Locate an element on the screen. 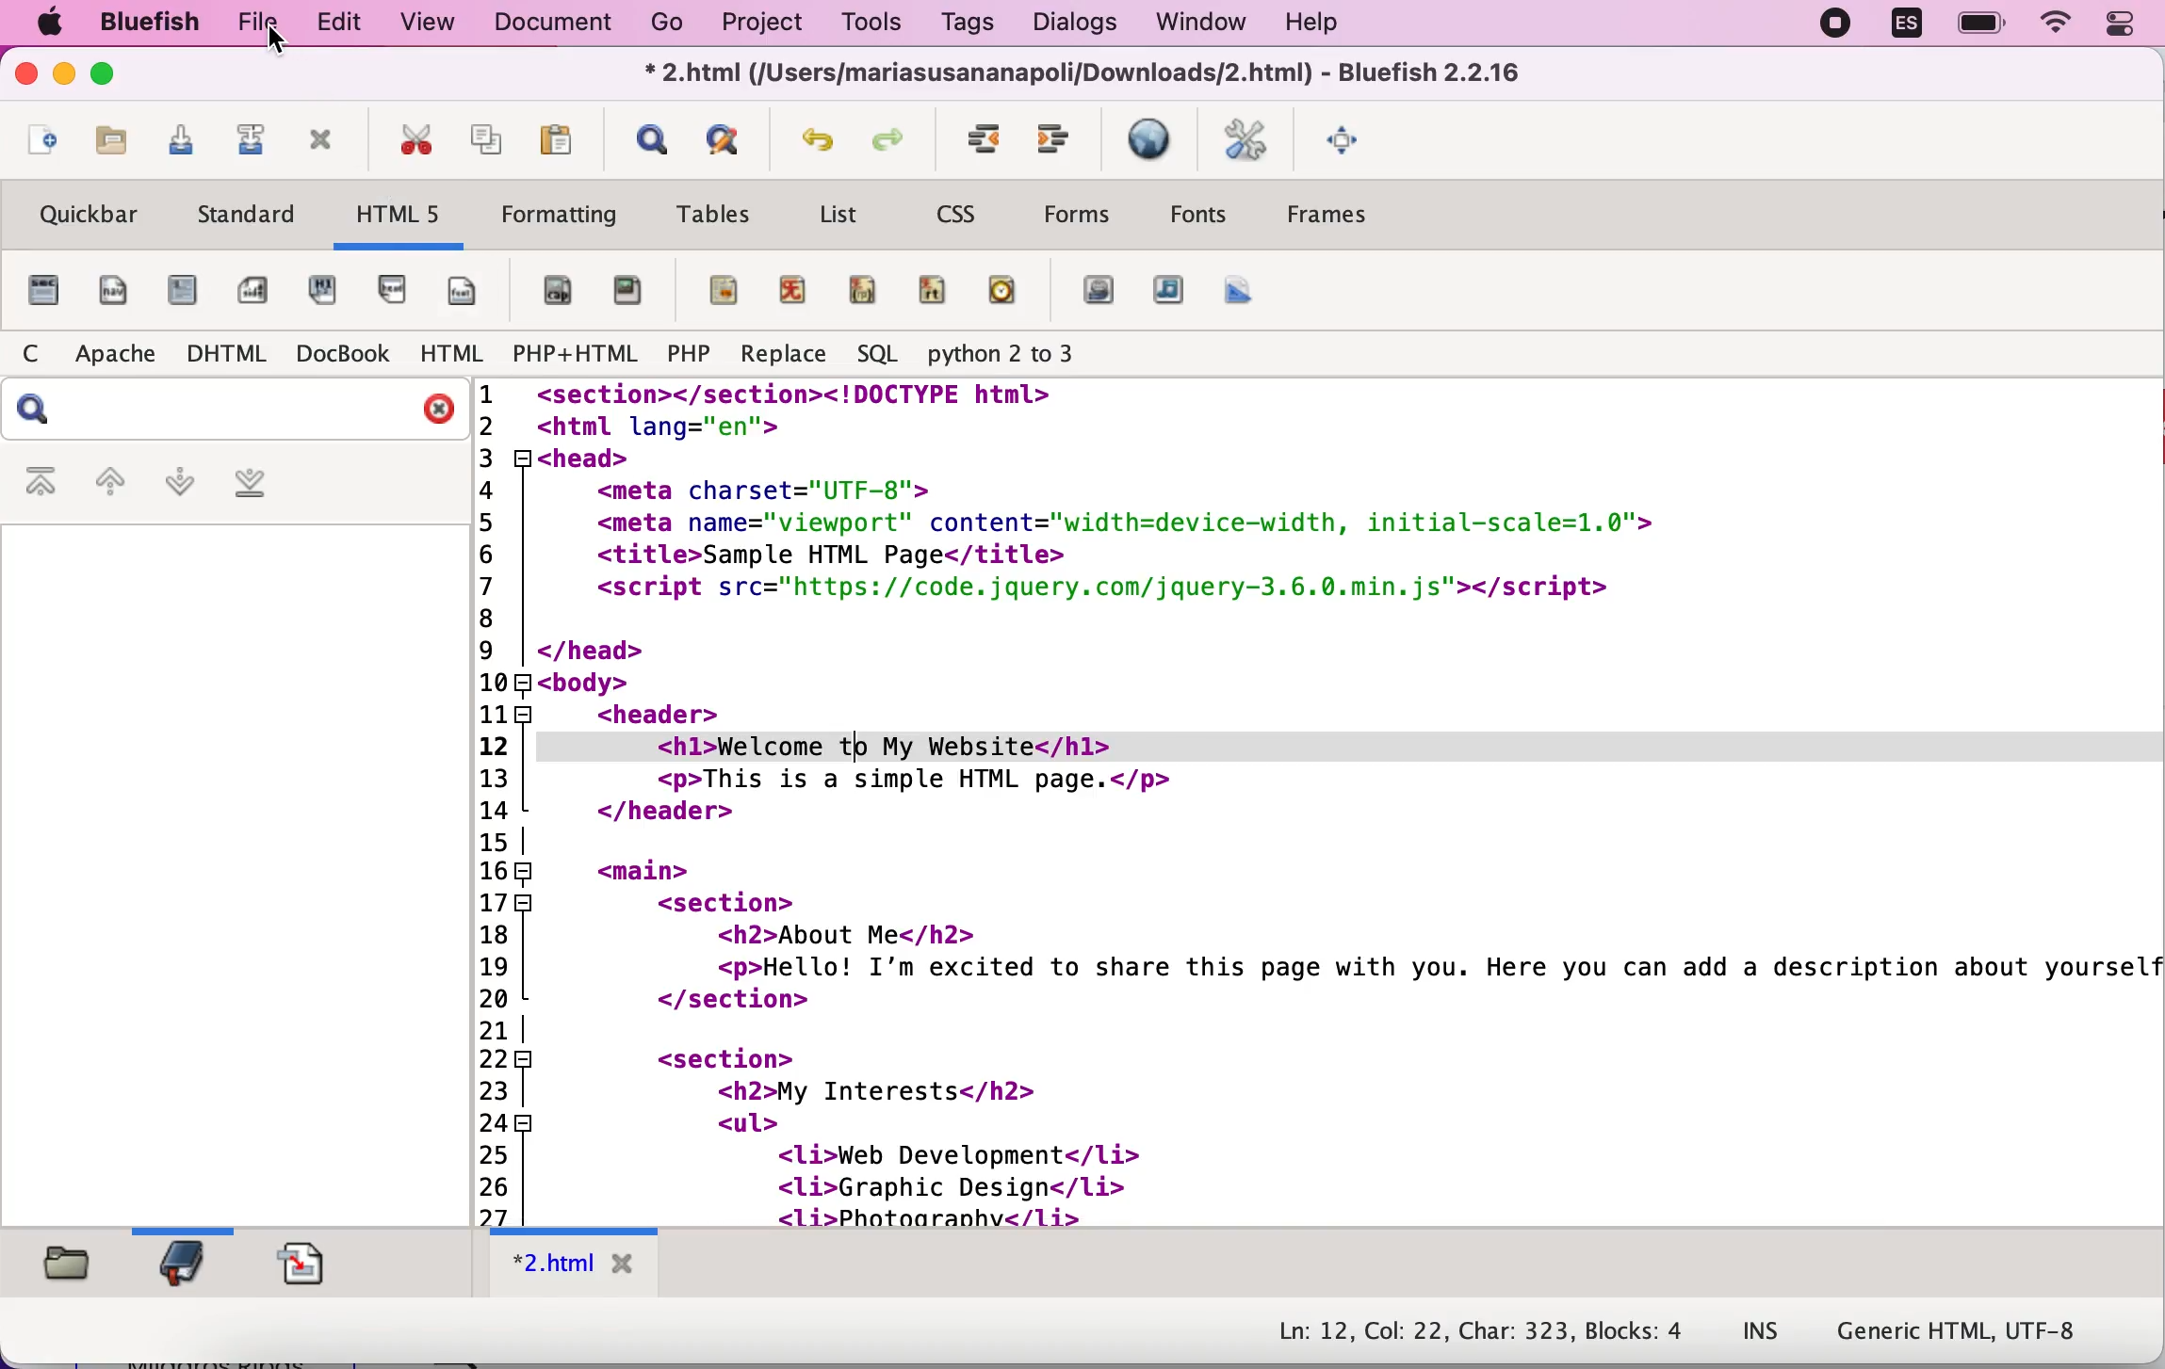 The width and height of the screenshot is (2165, 1369). project is located at coordinates (760, 24).